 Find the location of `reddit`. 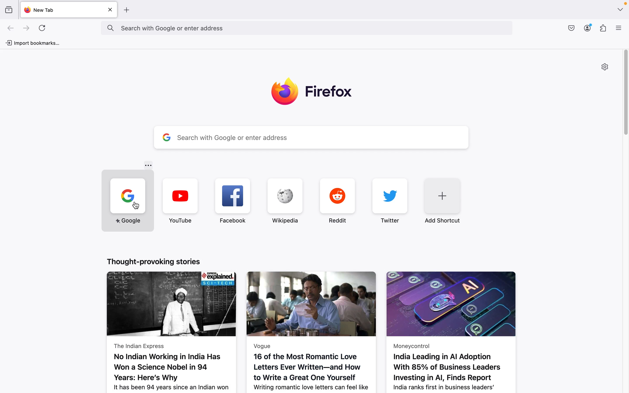

reddit is located at coordinates (332, 201).